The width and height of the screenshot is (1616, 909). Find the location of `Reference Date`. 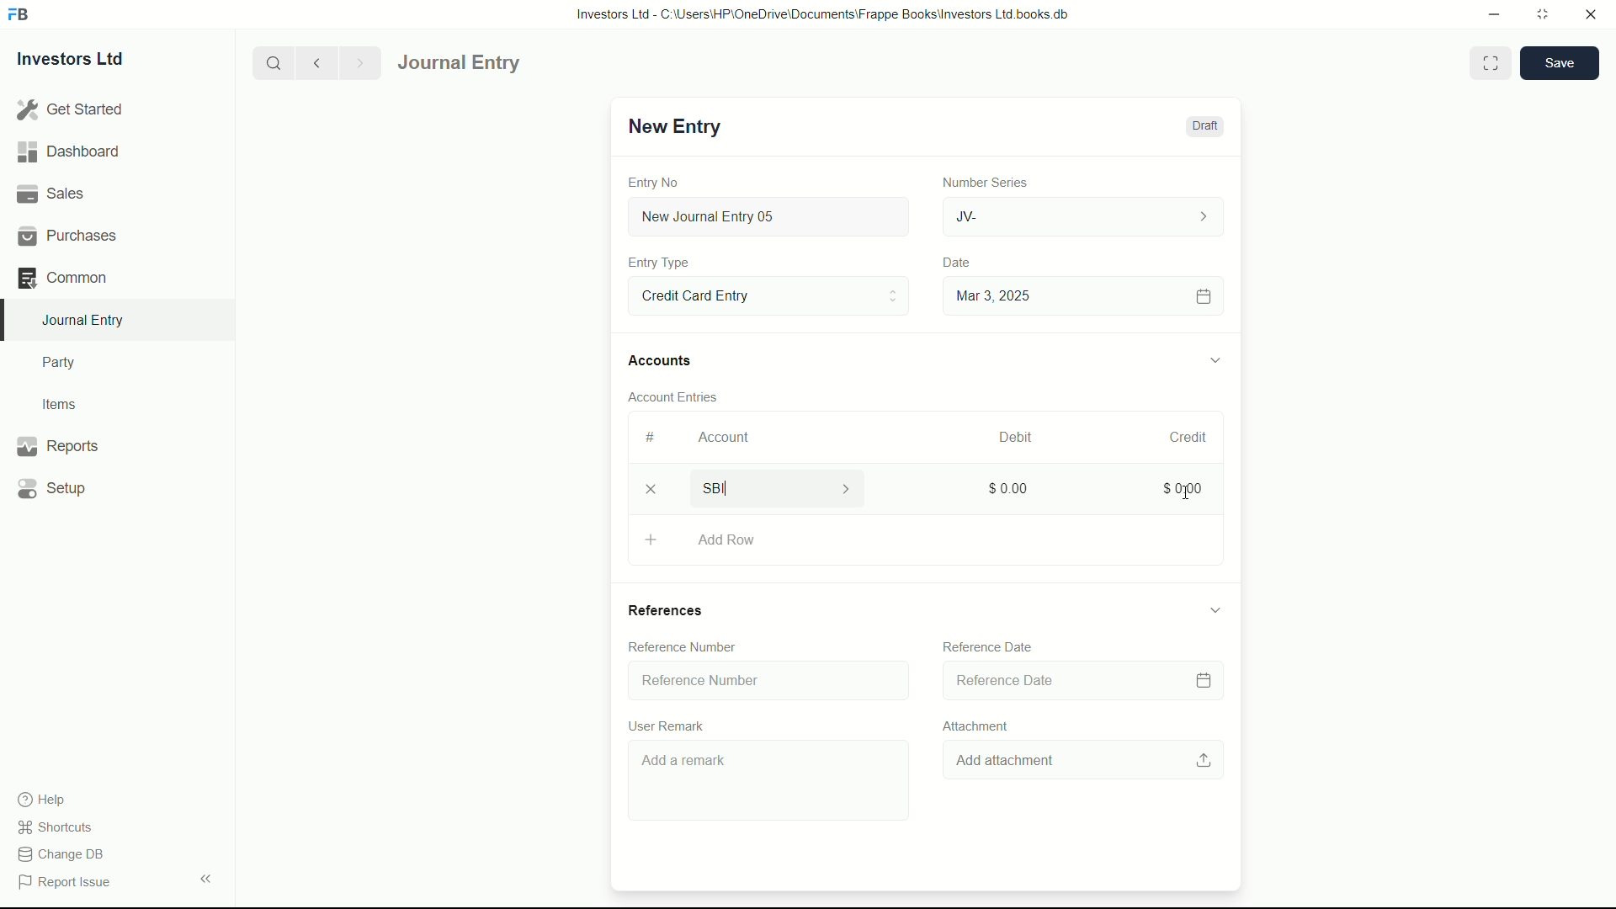

Reference Date is located at coordinates (1081, 679).